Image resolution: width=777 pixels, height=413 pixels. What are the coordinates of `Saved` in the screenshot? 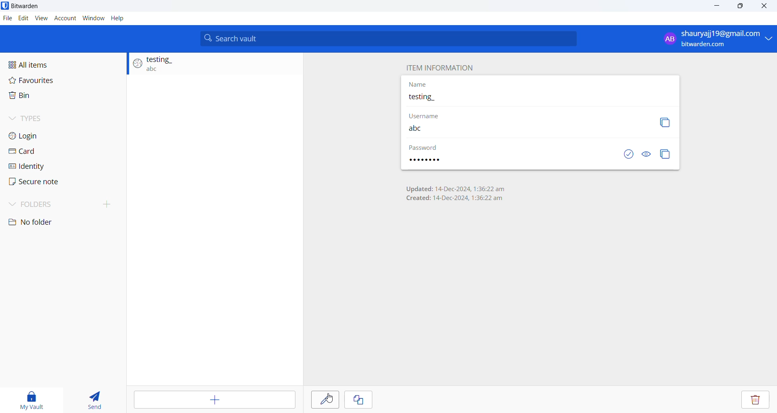 It's located at (621, 155).